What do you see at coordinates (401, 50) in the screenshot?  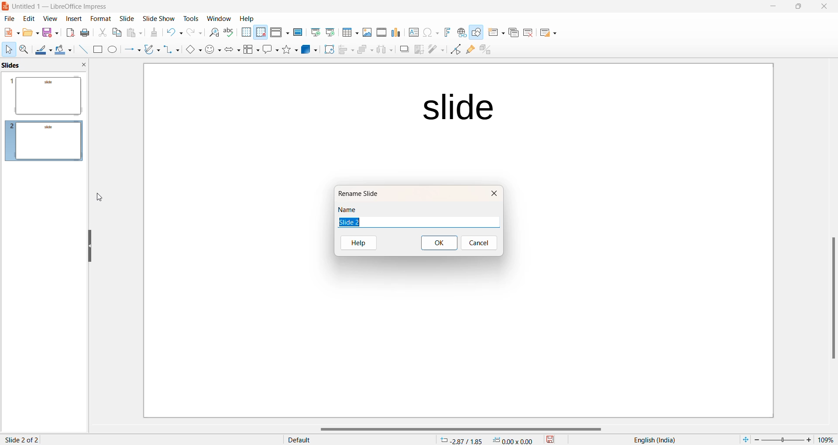 I see `Shadow` at bounding box center [401, 50].